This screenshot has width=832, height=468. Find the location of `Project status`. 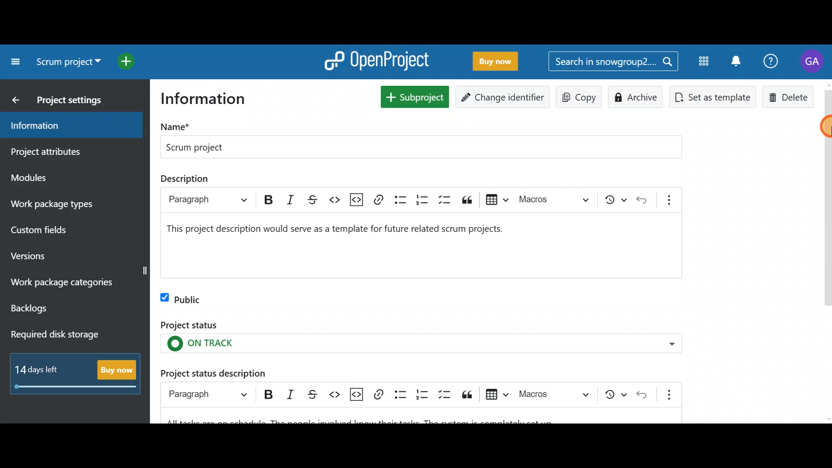

Project status is located at coordinates (418, 338).